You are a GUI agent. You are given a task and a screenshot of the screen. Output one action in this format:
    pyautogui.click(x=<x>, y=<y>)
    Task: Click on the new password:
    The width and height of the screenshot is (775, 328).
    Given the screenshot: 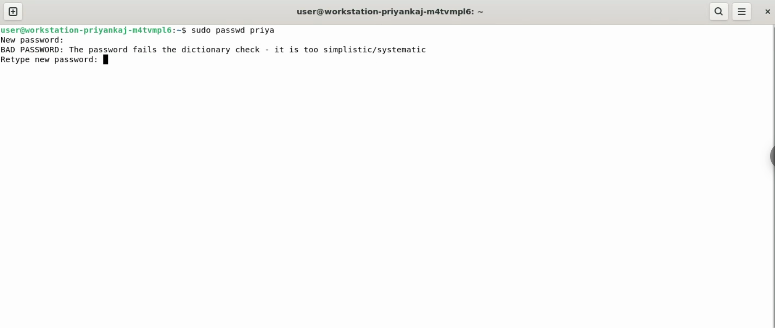 What is the action you would take?
    pyautogui.click(x=32, y=40)
    